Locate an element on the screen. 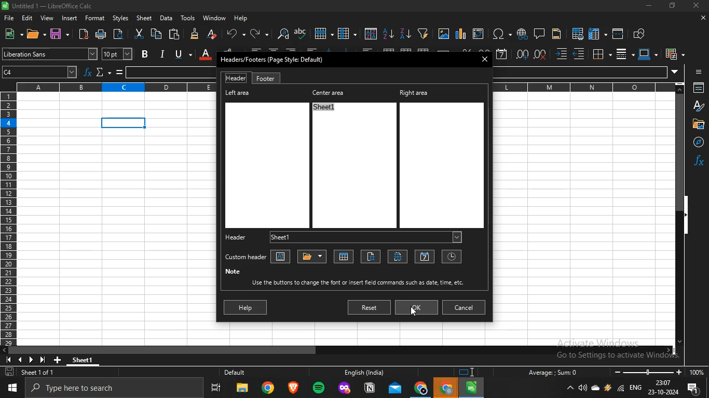 The height and width of the screenshot is (398, 709). sheet name is located at coordinates (344, 256).